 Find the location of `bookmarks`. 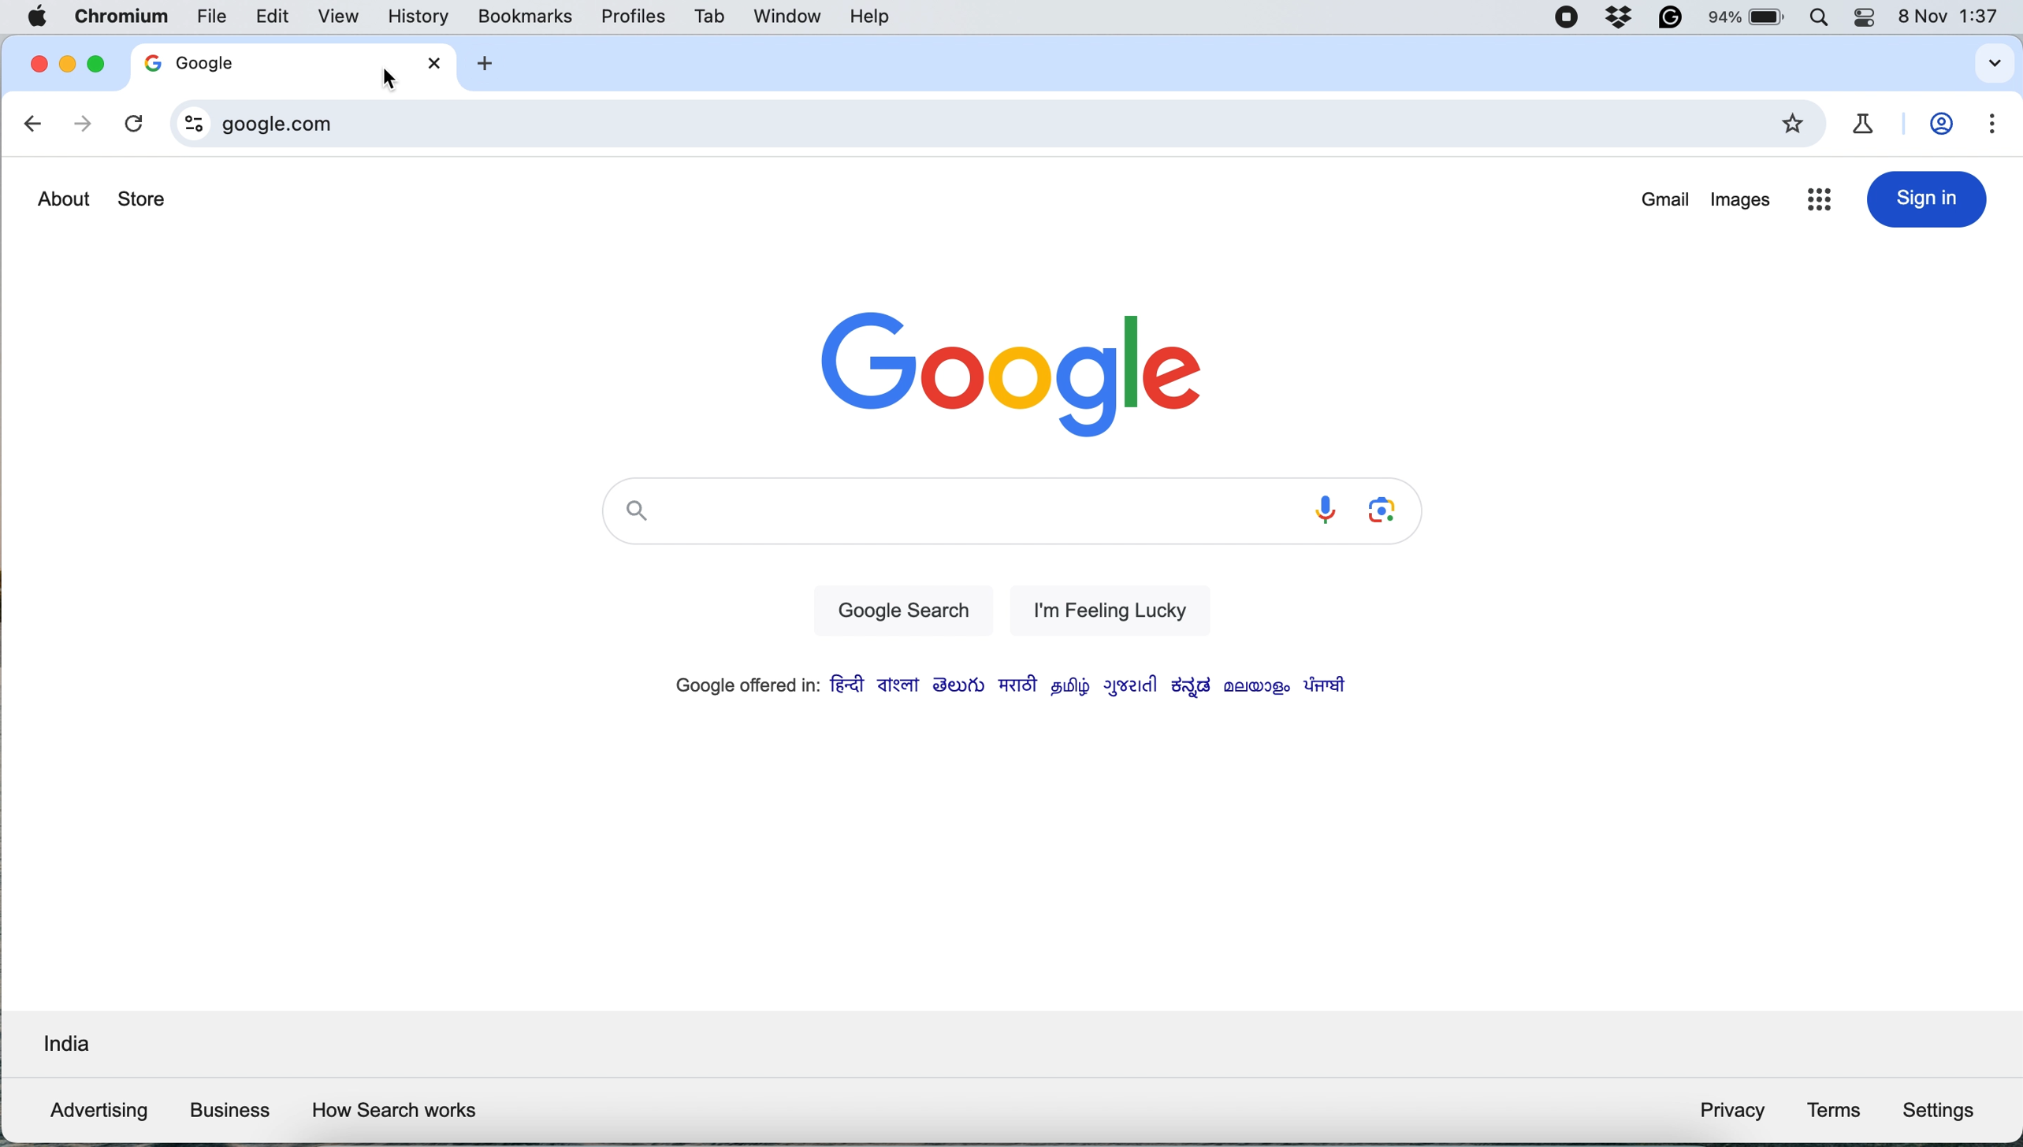

bookmarks is located at coordinates (526, 16).